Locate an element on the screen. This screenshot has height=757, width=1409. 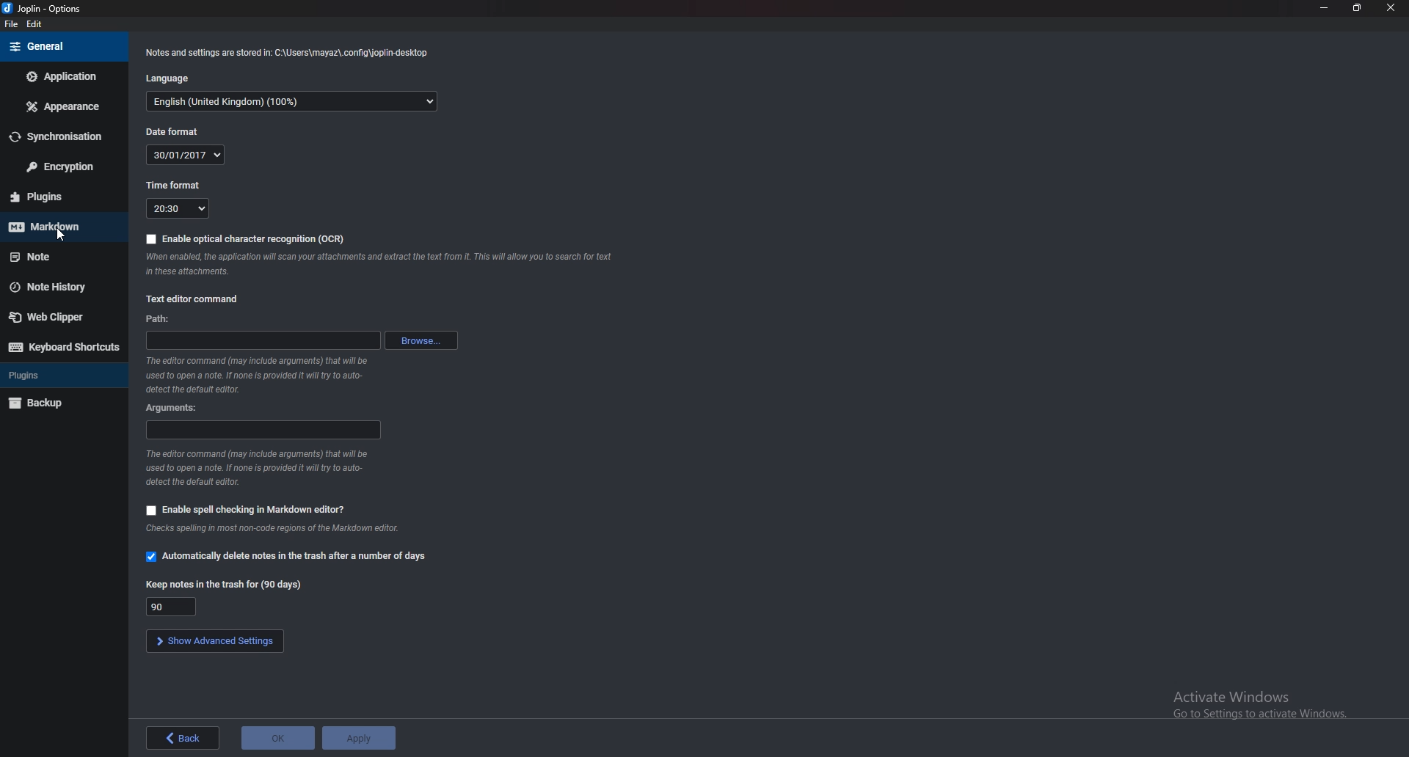
appearance is located at coordinates (66, 109).